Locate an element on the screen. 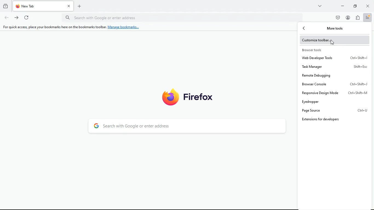  menu is located at coordinates (368, 17).